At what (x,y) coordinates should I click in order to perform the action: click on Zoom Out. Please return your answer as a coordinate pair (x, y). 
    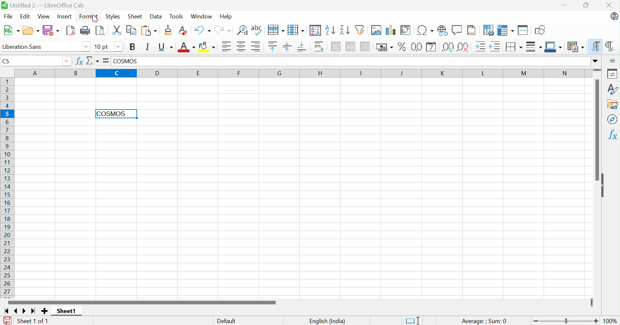
    Looking at the image, I should click on (534, 322).